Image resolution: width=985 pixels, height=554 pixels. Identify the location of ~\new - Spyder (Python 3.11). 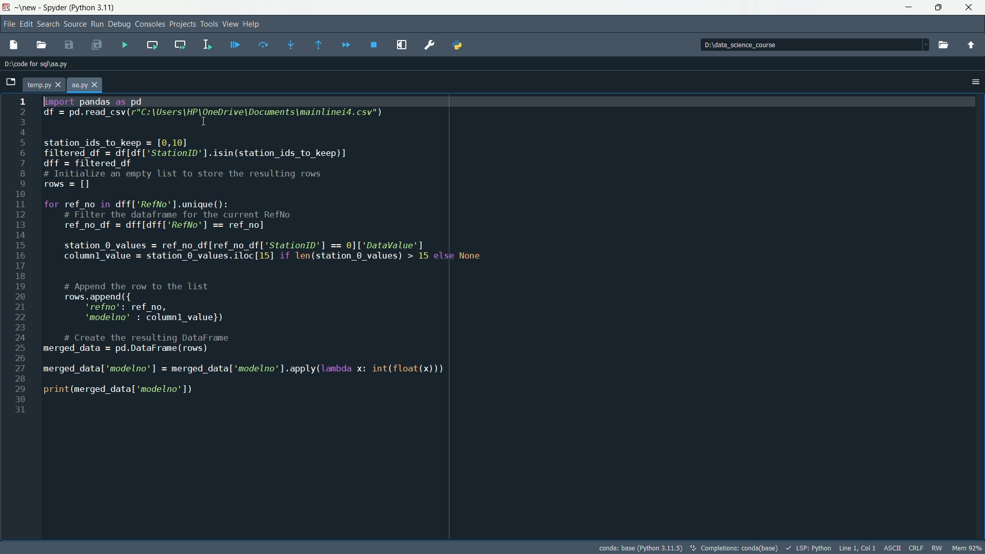
(69, 8).